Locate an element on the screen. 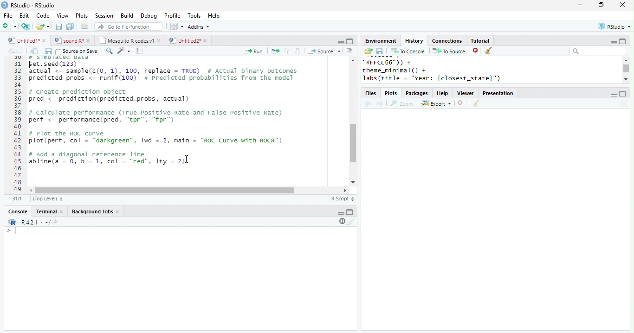 The width and height of the screenshot is (634, 333). help is located at coordinates (443, 94).